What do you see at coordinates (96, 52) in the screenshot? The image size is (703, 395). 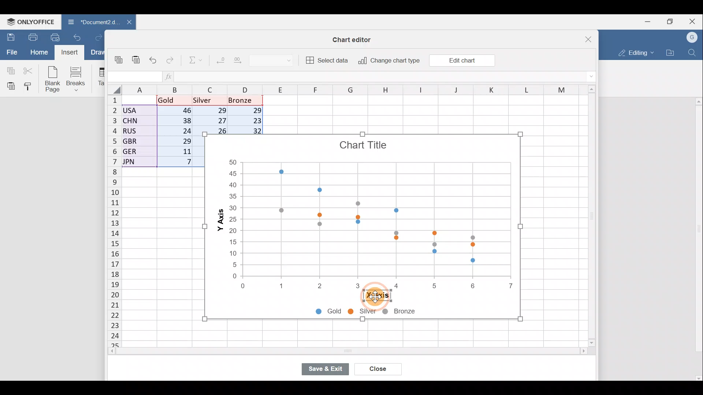 I see `Draw` at bounding box center [96, 52].